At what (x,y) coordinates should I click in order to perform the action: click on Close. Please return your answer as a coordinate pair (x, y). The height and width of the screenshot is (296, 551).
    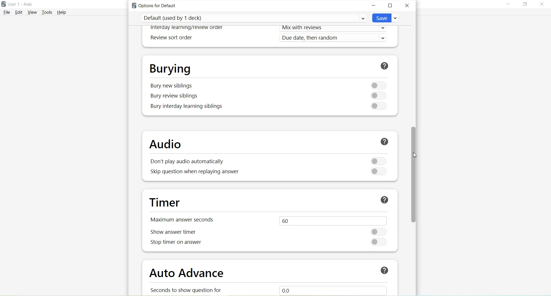
    Looking at the image, I should click on (407, 5).